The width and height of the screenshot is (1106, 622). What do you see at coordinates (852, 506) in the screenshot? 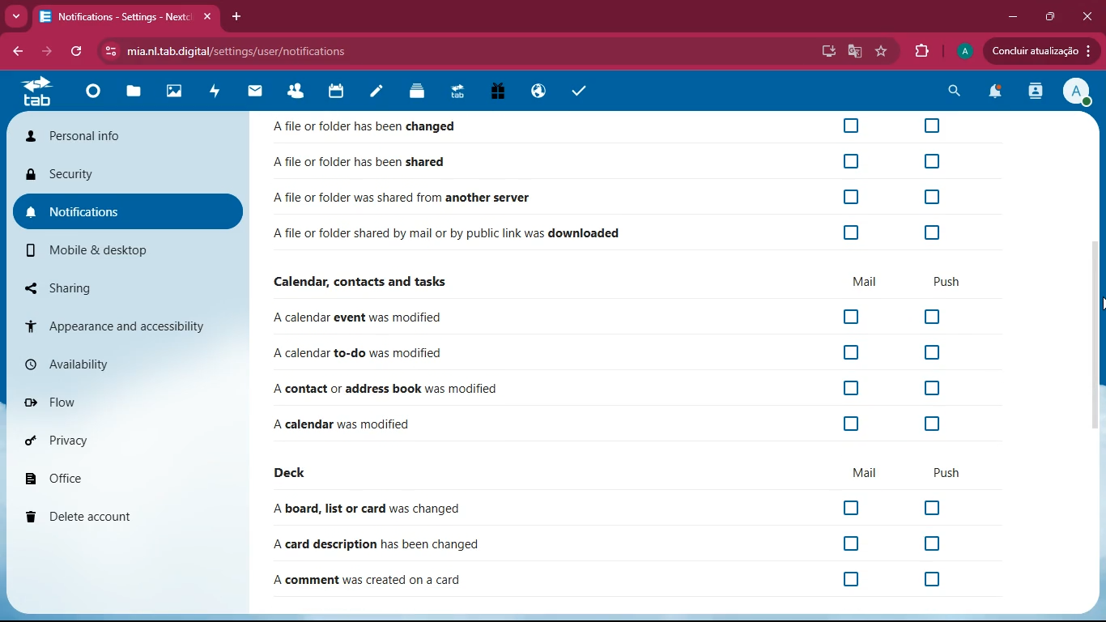
I see `off` at bounding box center [852, 506].